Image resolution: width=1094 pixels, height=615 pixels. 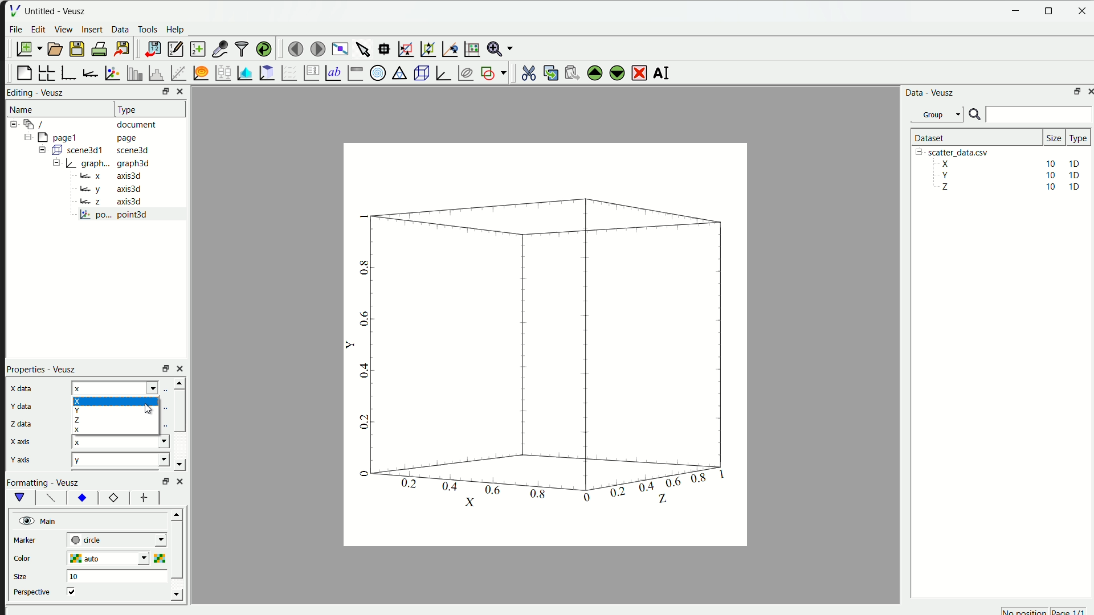 What do you see at coordinates (420, 72) in the screenshot?
I see `3D scene` at bounding box center [420, 72].